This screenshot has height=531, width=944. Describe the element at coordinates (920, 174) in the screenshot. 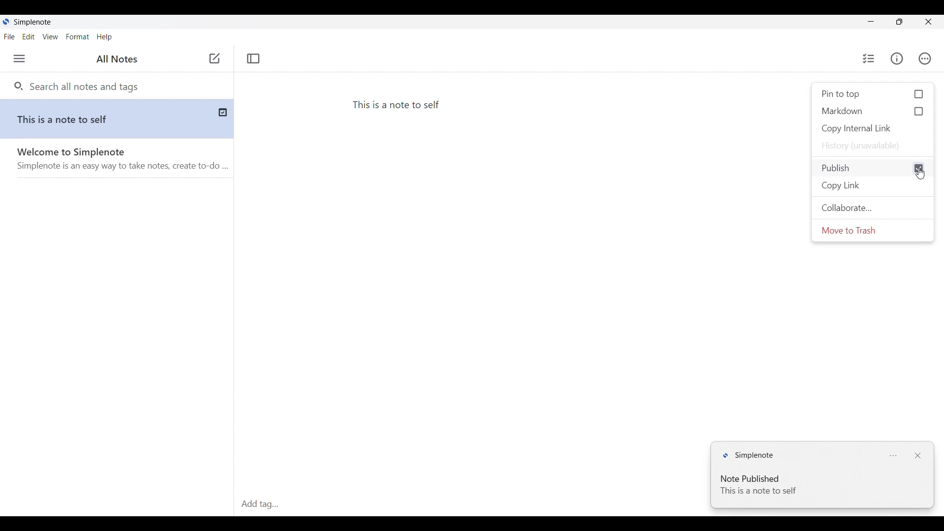

I see `Cursor` at that location.